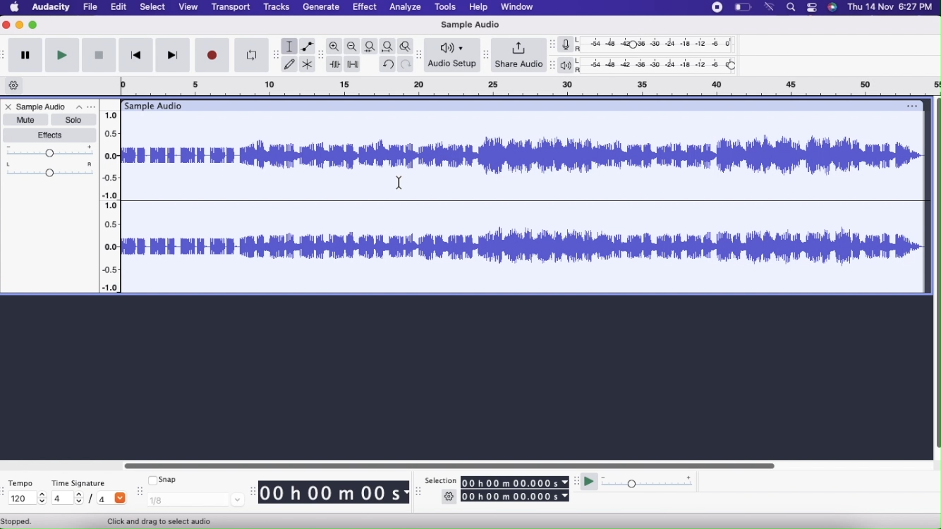  I want to click on Playback meter, so click(569, 65).